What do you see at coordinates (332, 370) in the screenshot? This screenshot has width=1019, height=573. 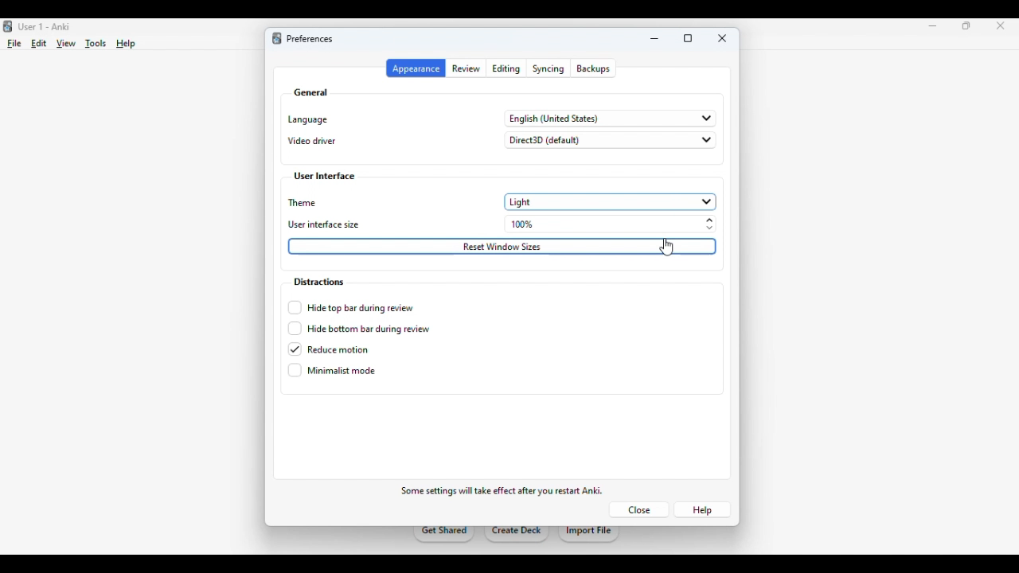 I see `minimalist mode` at bounding box center [332, 370].